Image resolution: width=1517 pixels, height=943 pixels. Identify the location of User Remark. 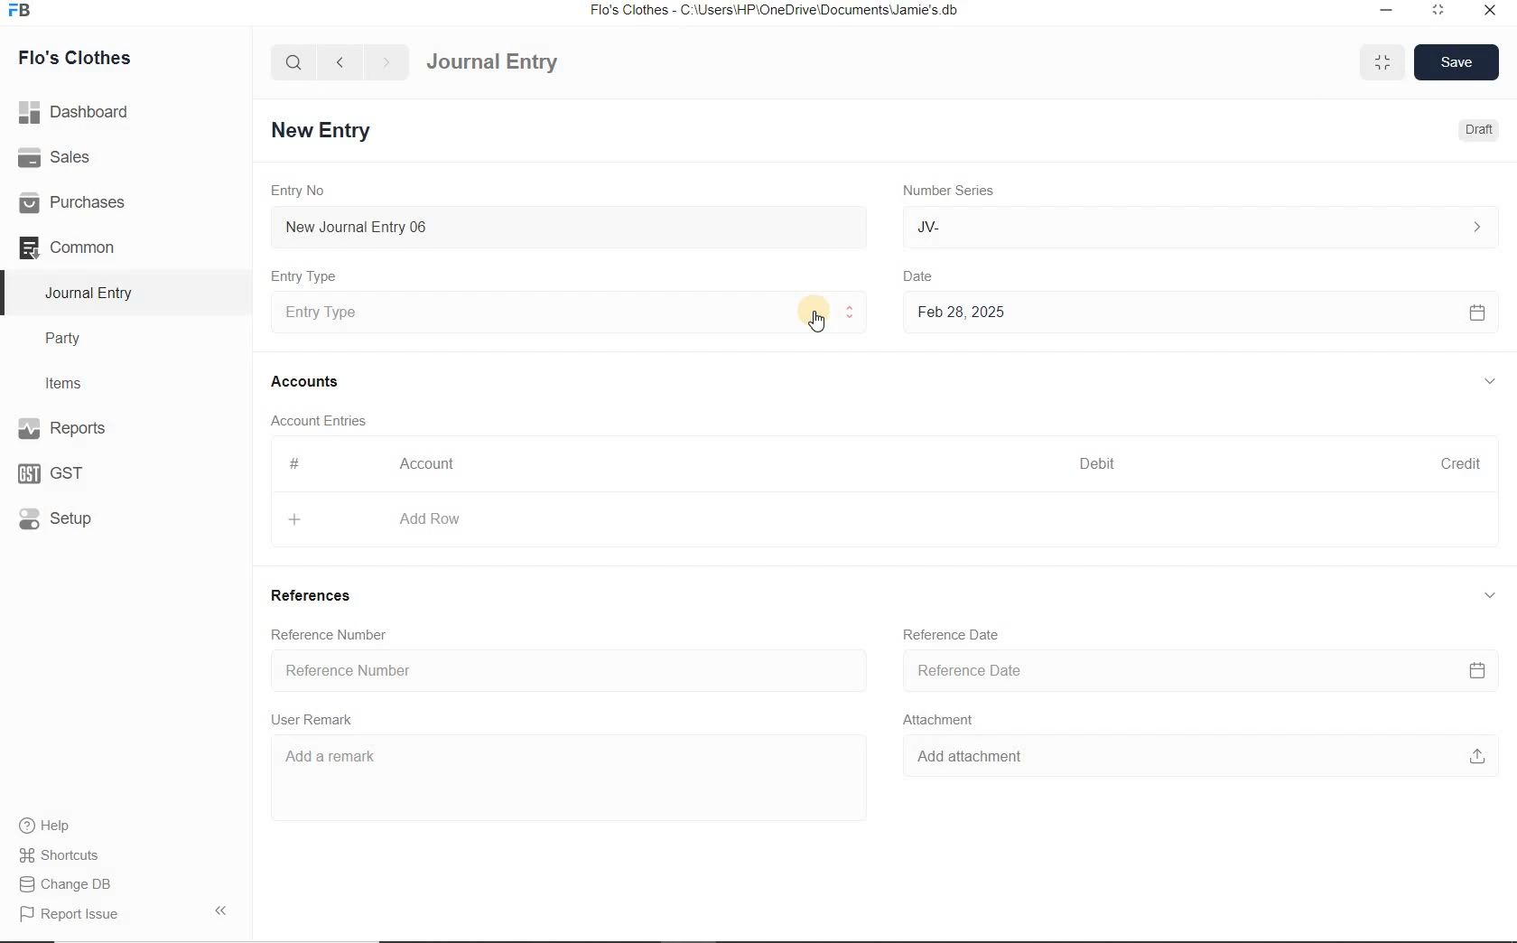
(317, 719).